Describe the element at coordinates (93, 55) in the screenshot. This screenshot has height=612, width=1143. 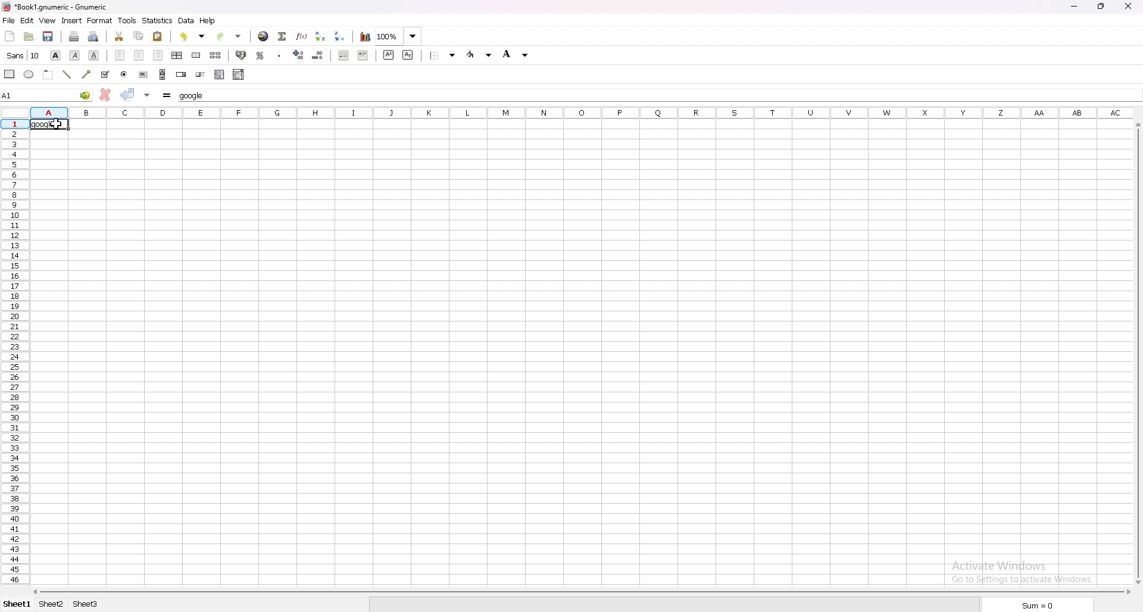
I see `underline` at that location.